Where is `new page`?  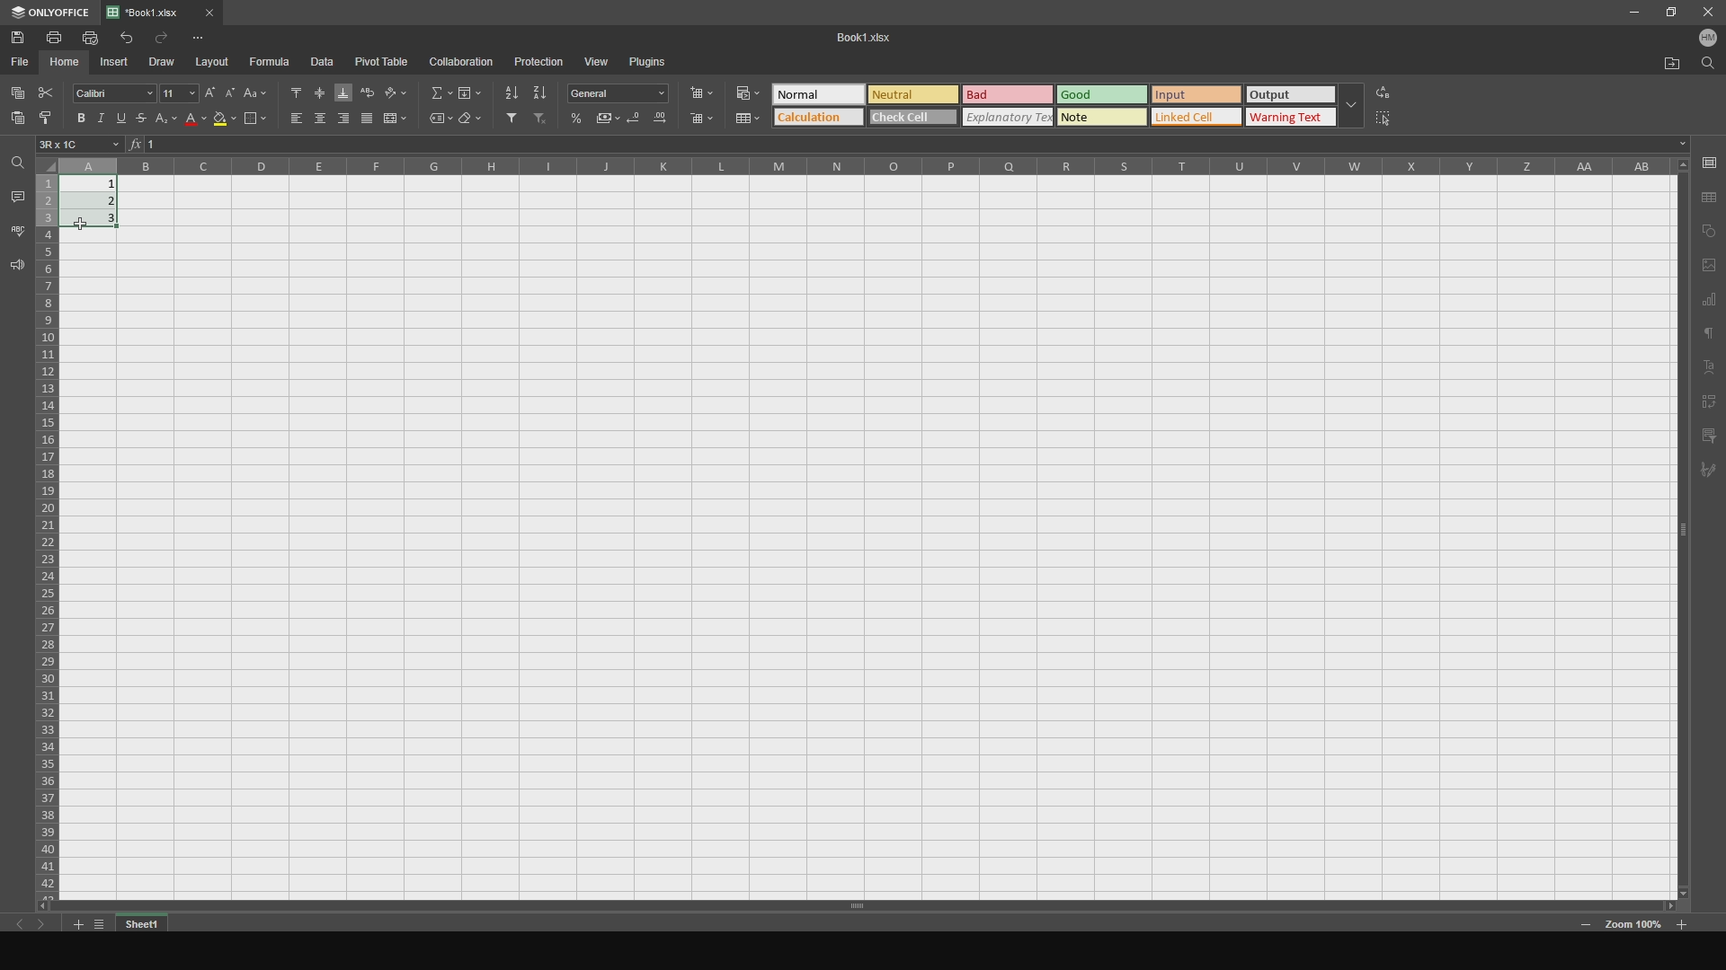 new page is located at coordinates (1709, 265).